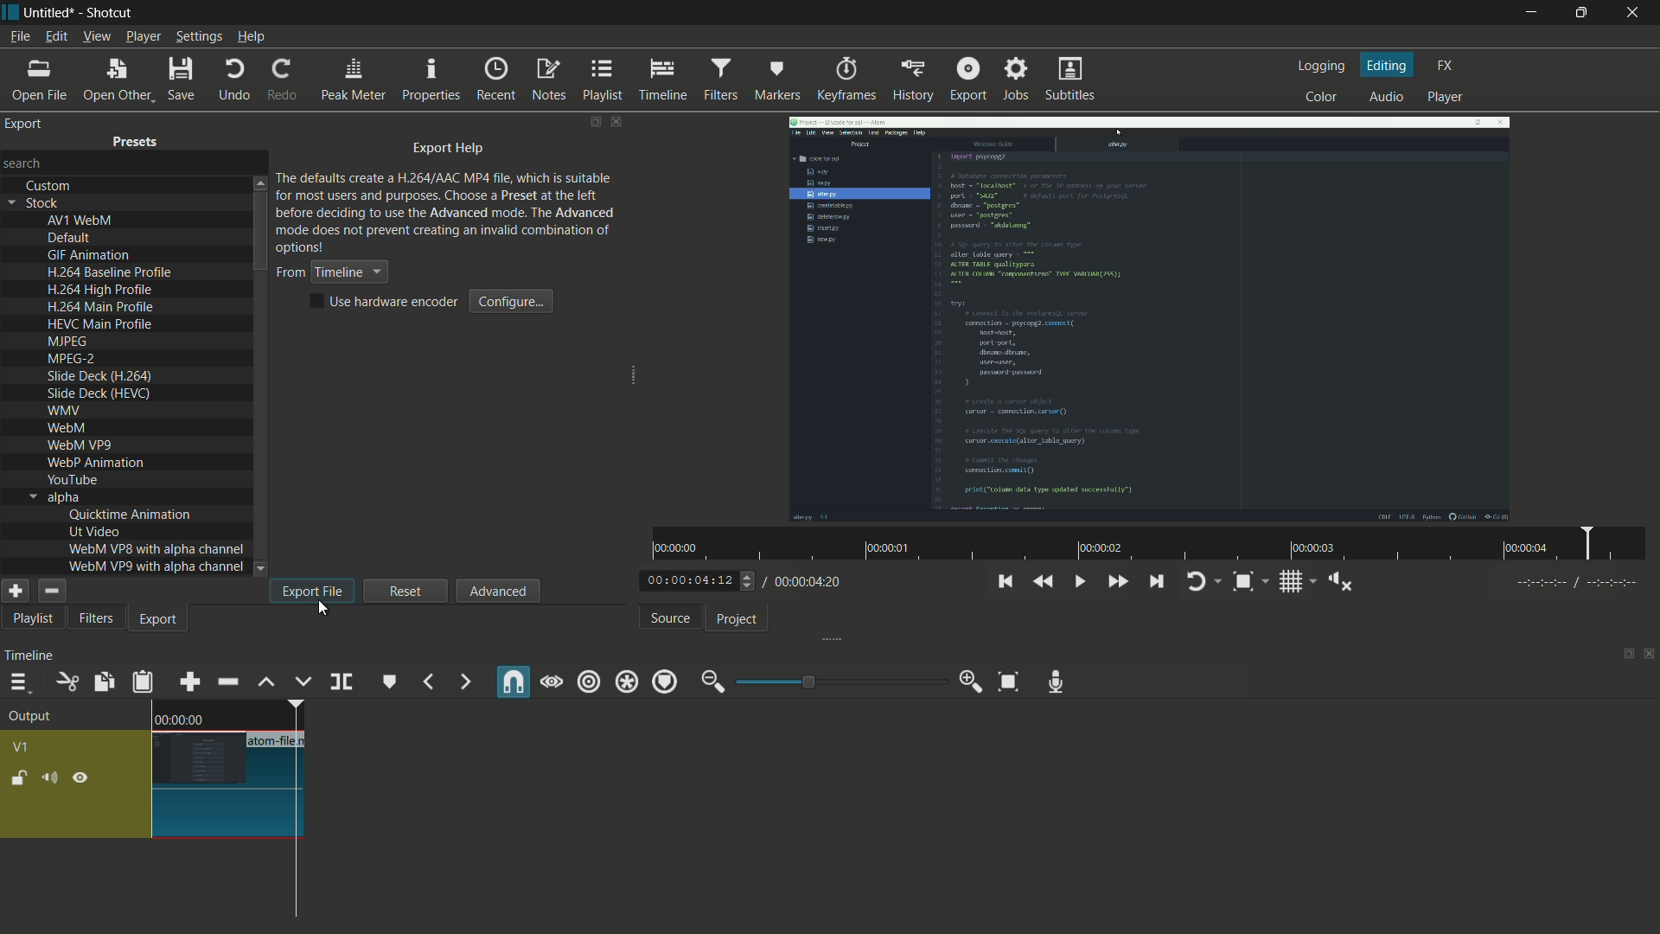  What do you see at coordinates (840, 681) in the screenshot?
I see `adjustment bar` at bounding box center [840, 681].